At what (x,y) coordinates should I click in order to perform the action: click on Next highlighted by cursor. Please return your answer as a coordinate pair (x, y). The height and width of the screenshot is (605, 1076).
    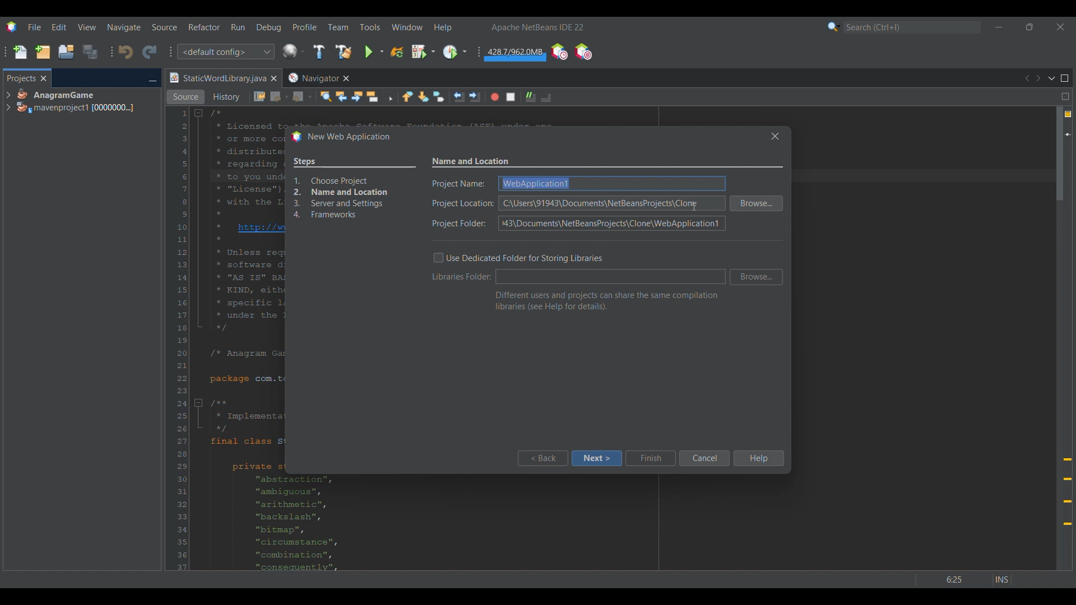
    Looking at the image, I should click on (596, 458).